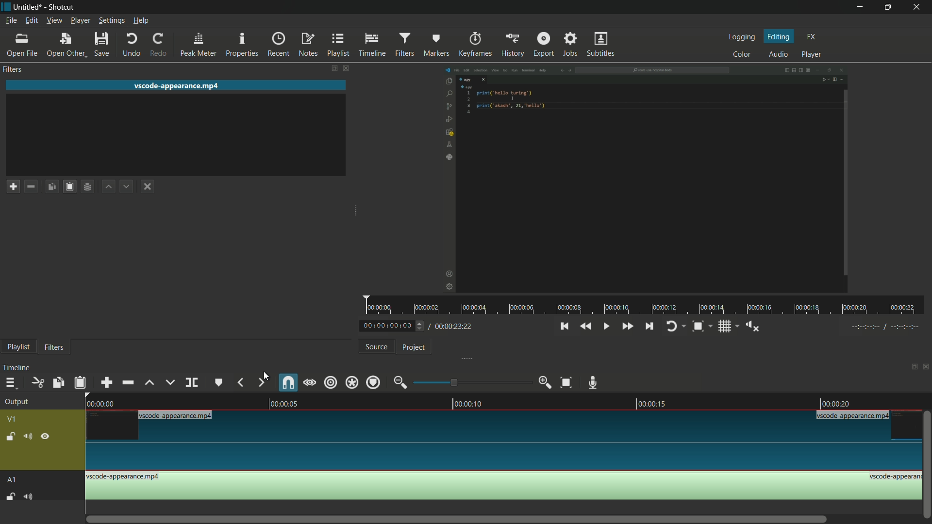 Image resolution: width=932 pixels, height=524 pixels. What do you see at coordinates (514, 45) in the screenshot?
I see `history` at bounding box center [514, 45].